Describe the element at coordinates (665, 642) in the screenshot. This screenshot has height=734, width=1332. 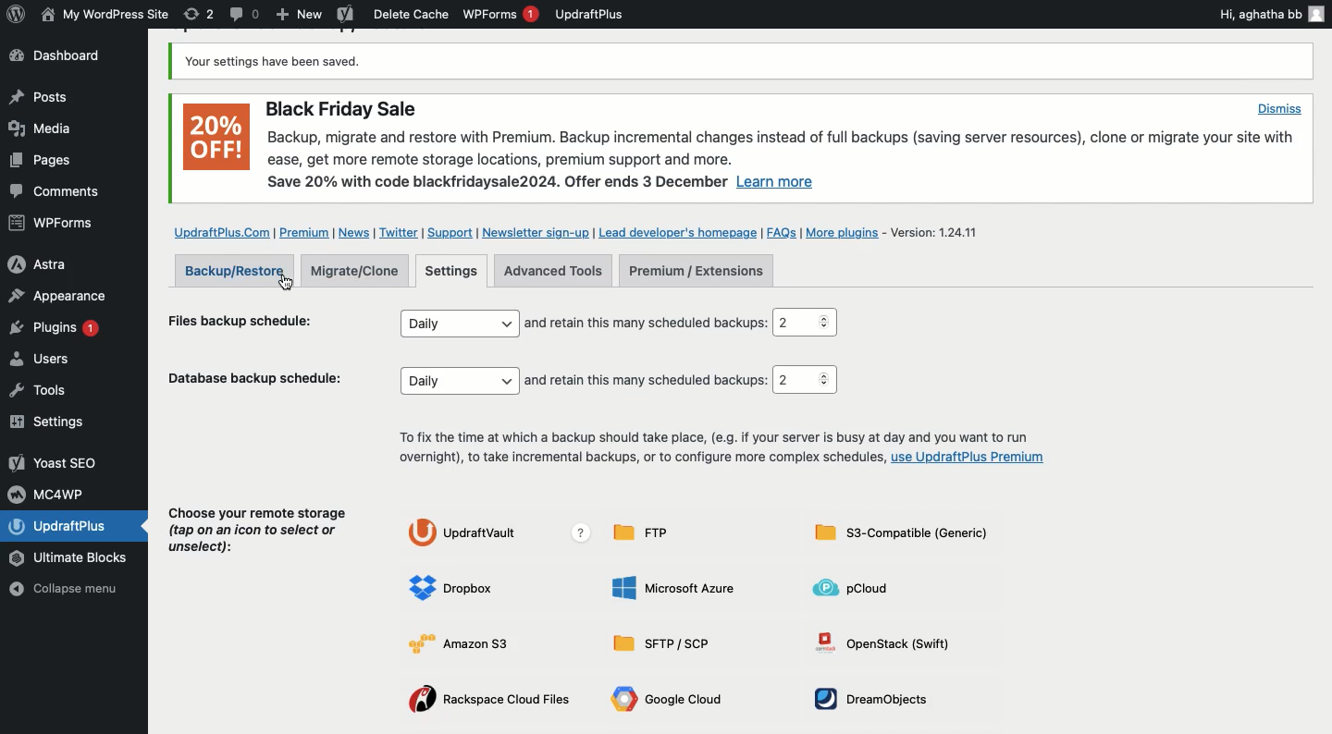
I see `SFTP/SCP` at that location.